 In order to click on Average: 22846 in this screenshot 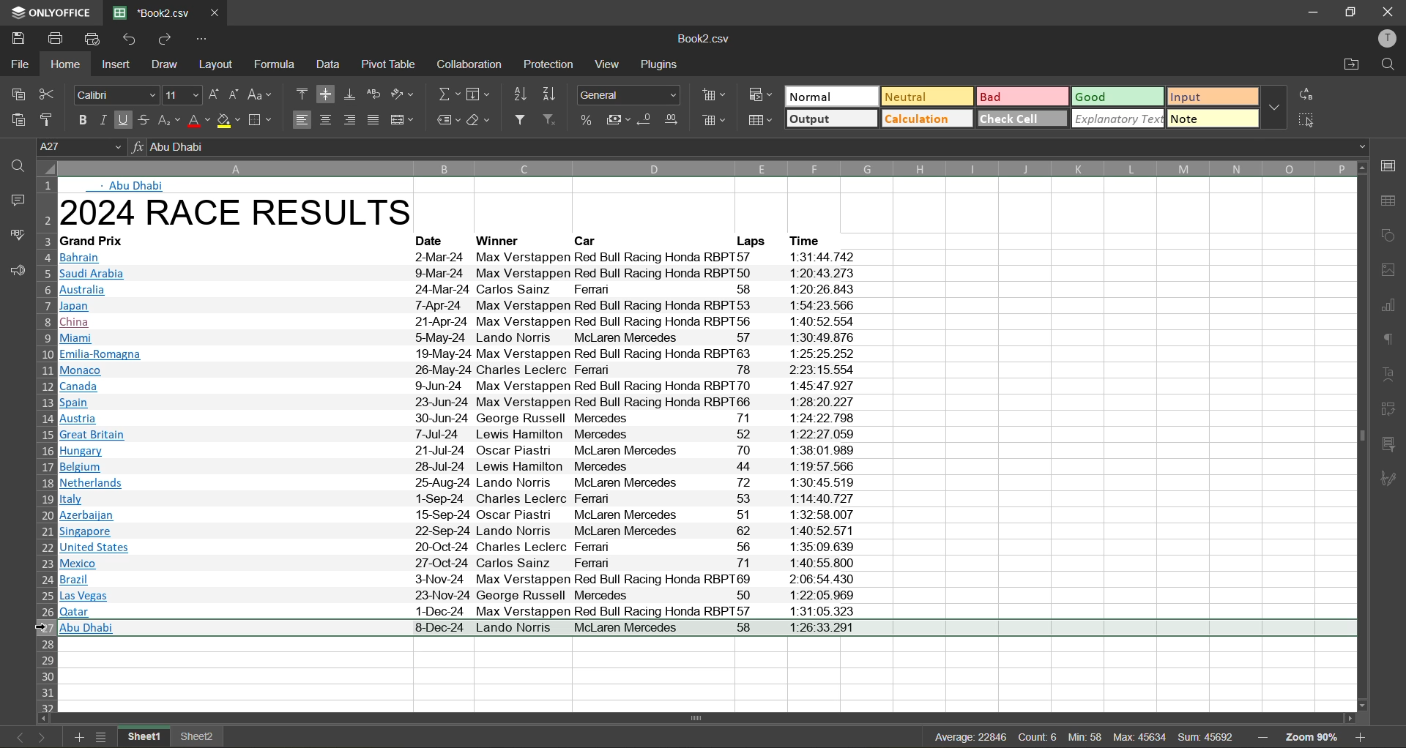, I will do `click(931, 735)`.